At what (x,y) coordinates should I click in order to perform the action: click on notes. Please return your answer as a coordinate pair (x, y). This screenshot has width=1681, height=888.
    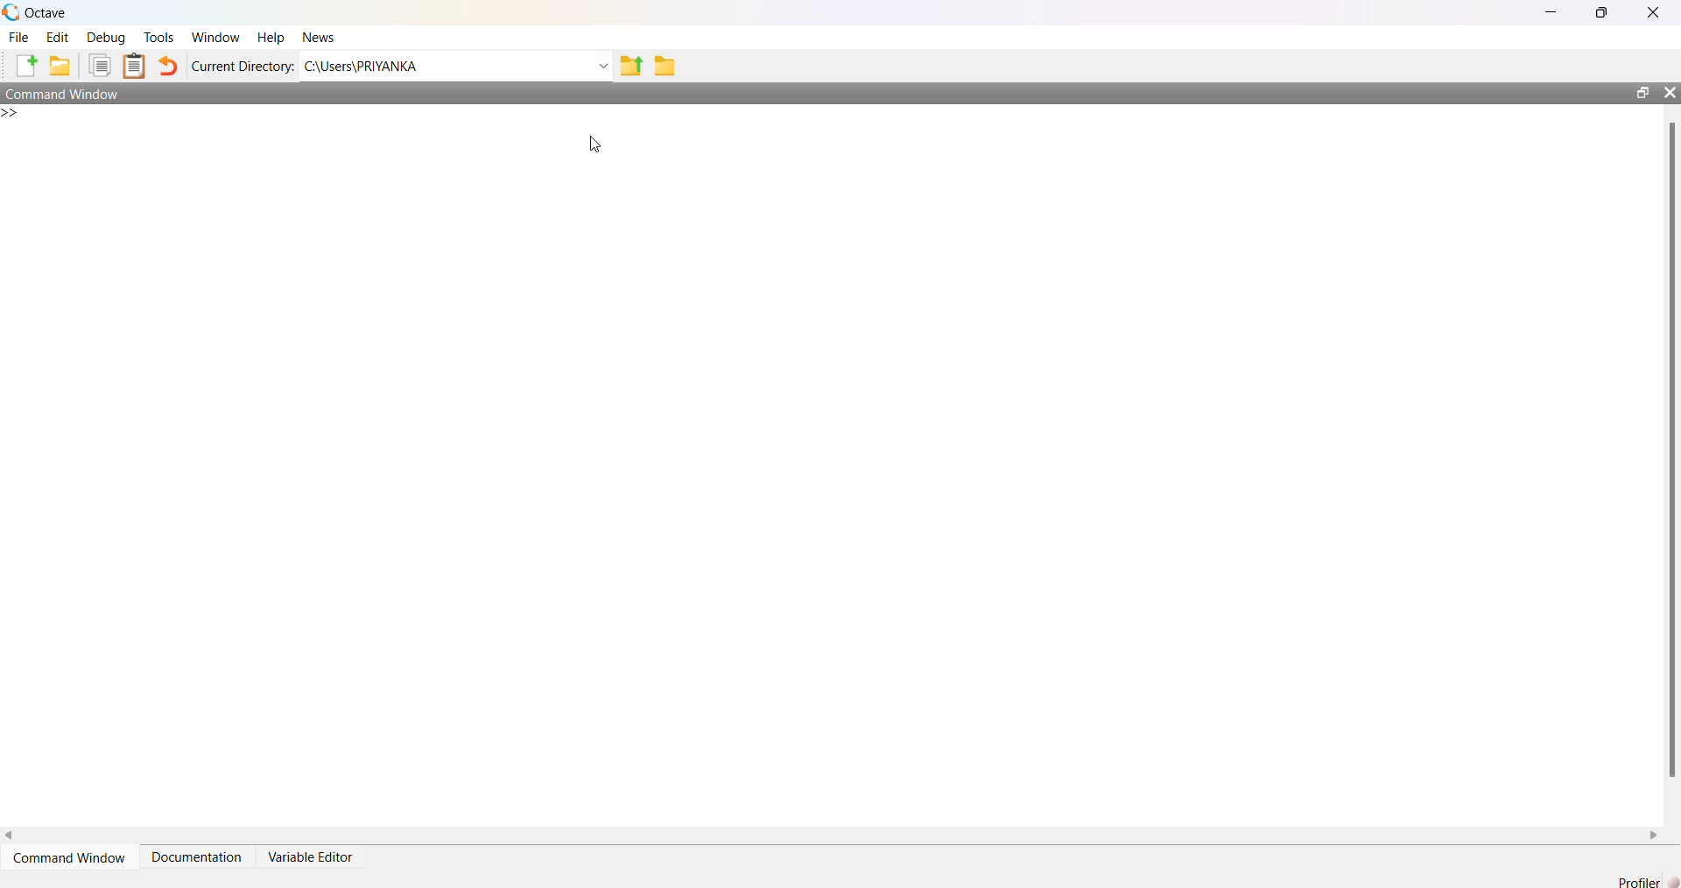
    Looking at the image, I should click on (133, 63).